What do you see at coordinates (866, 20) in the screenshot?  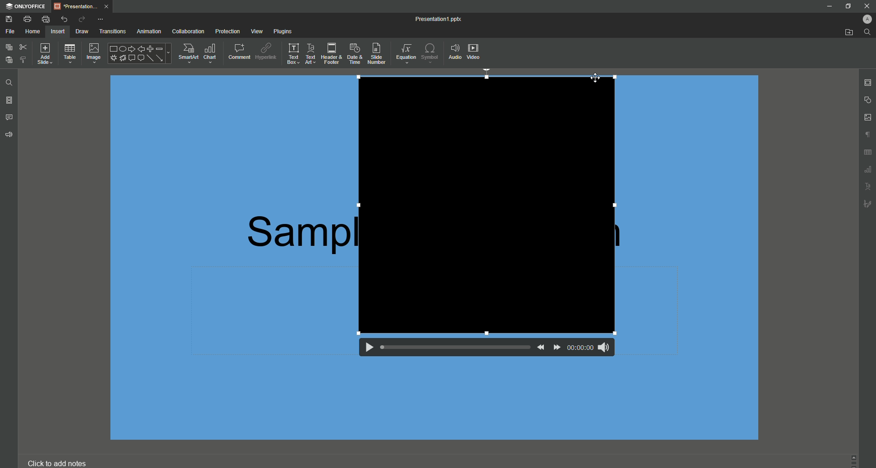 I see `Profile` at bounding box center [866, 20].